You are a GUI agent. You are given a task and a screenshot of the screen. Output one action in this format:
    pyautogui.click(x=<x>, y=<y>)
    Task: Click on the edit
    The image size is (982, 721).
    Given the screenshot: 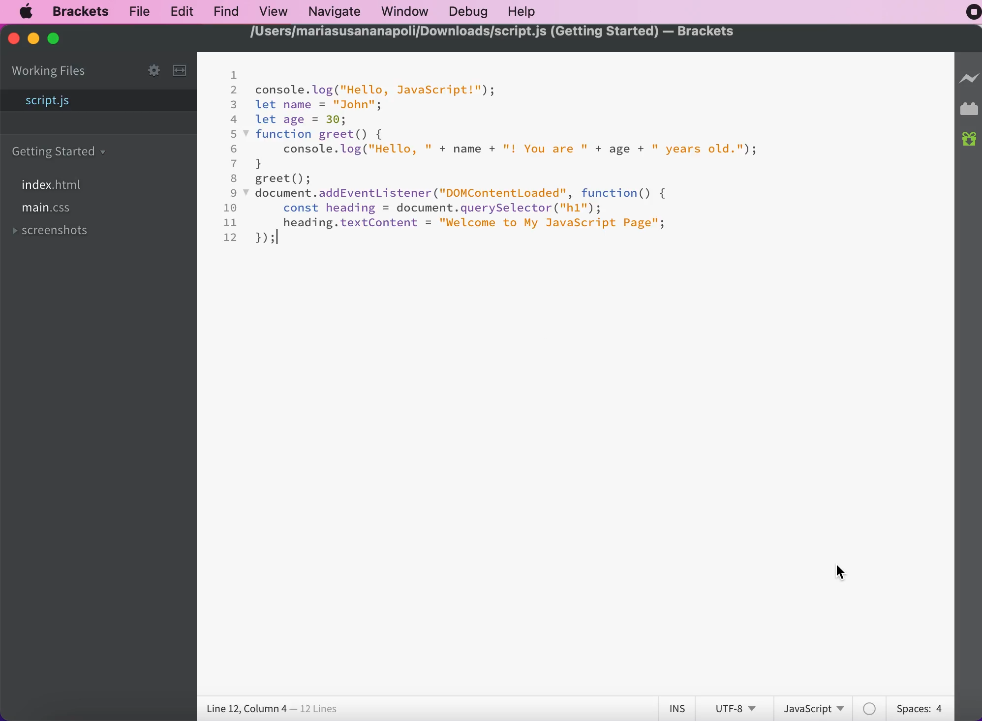 What is the action you would take?
    pyautogui.click(x=178, y=10)
    